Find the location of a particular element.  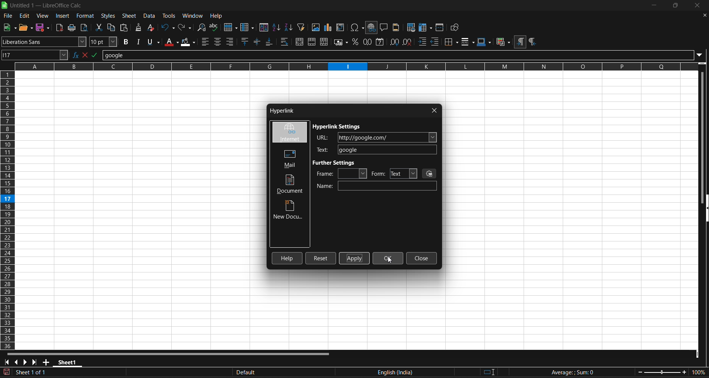

insert comment is located at coordinates (384, 27).